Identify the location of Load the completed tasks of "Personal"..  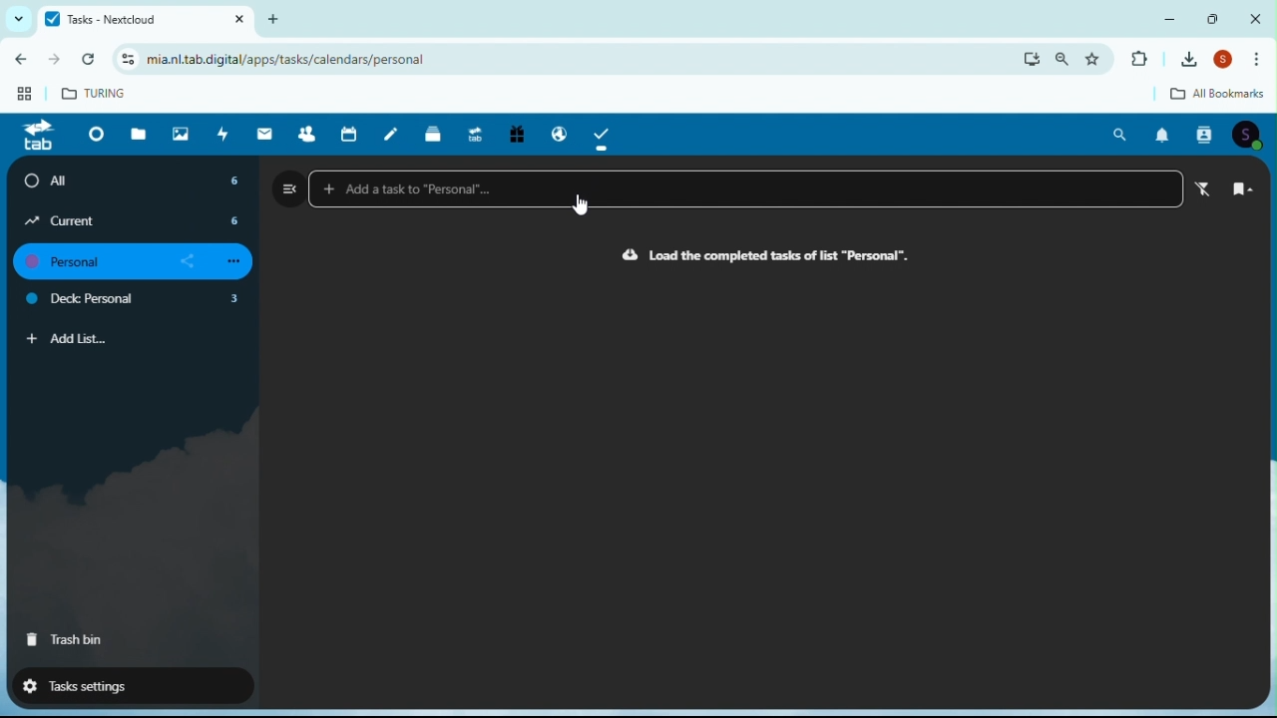
(766, 256).